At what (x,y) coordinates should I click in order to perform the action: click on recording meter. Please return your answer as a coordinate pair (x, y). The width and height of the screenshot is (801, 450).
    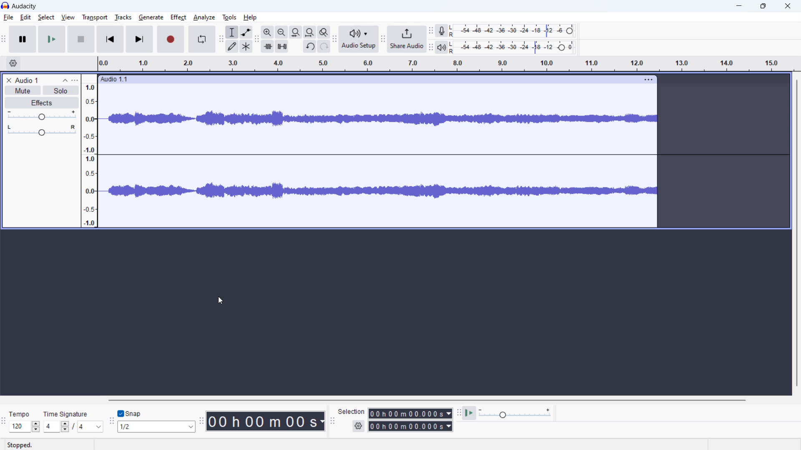
    Looking at the image, I should click on (441, 31).